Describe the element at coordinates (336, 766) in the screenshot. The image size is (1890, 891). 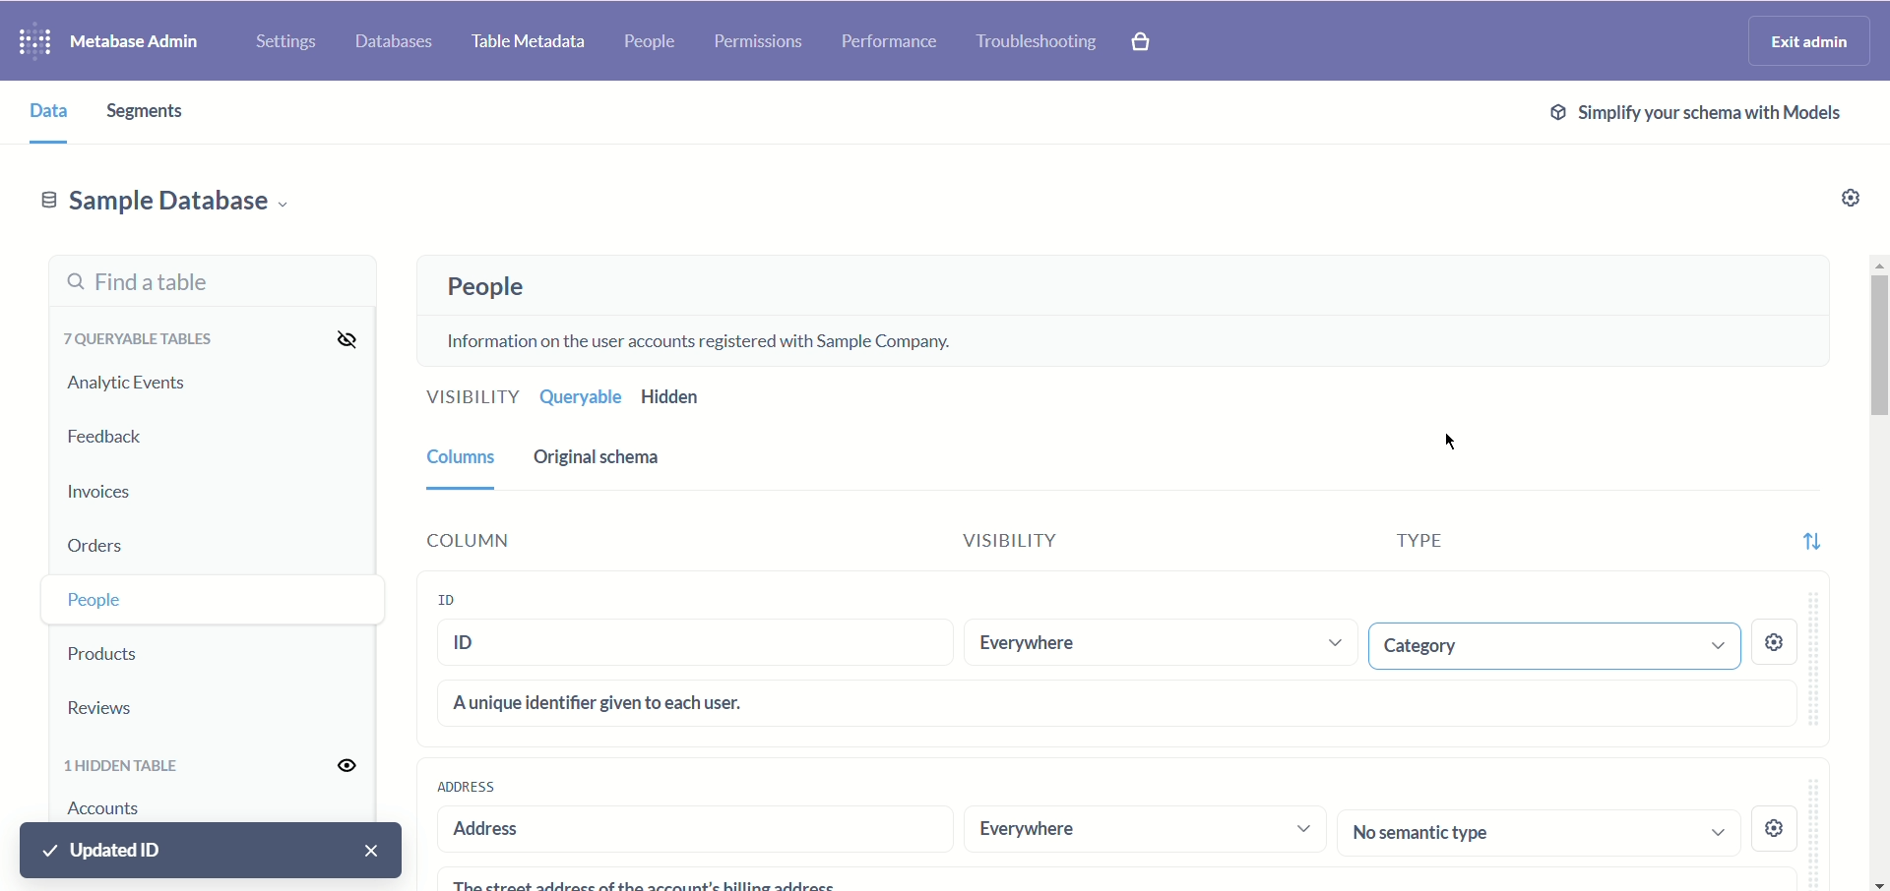
I see `Unhide` at that location.